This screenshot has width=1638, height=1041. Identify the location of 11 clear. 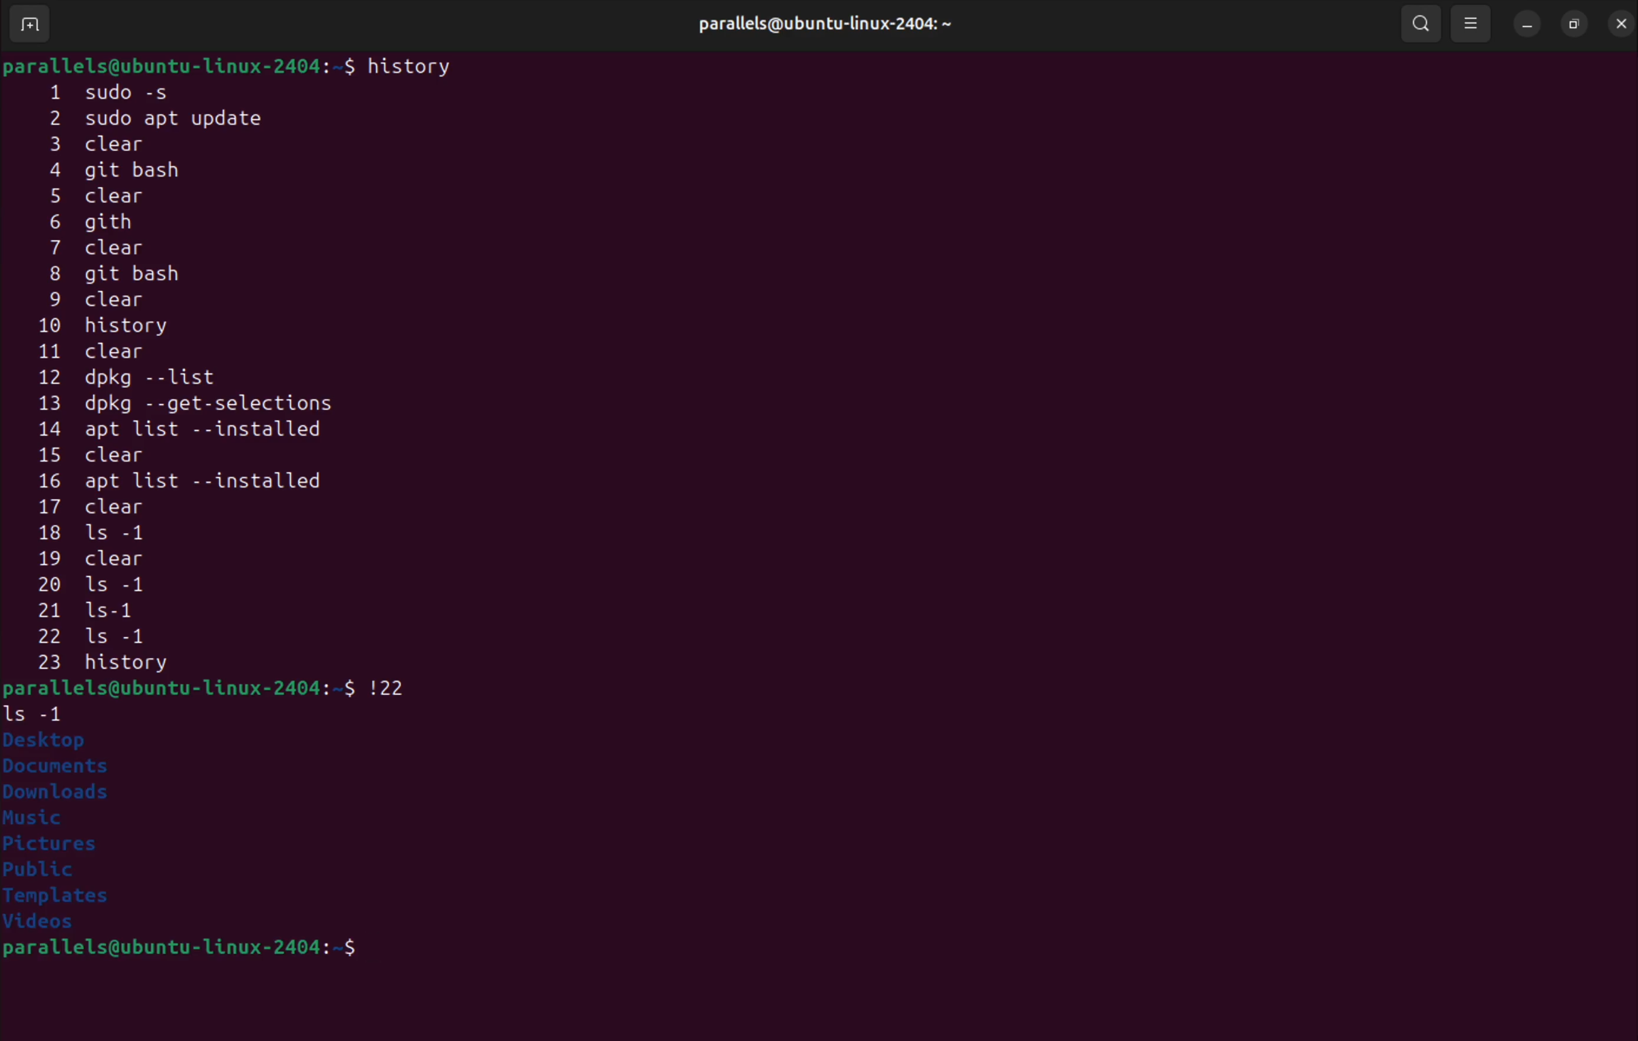
(115, 351).